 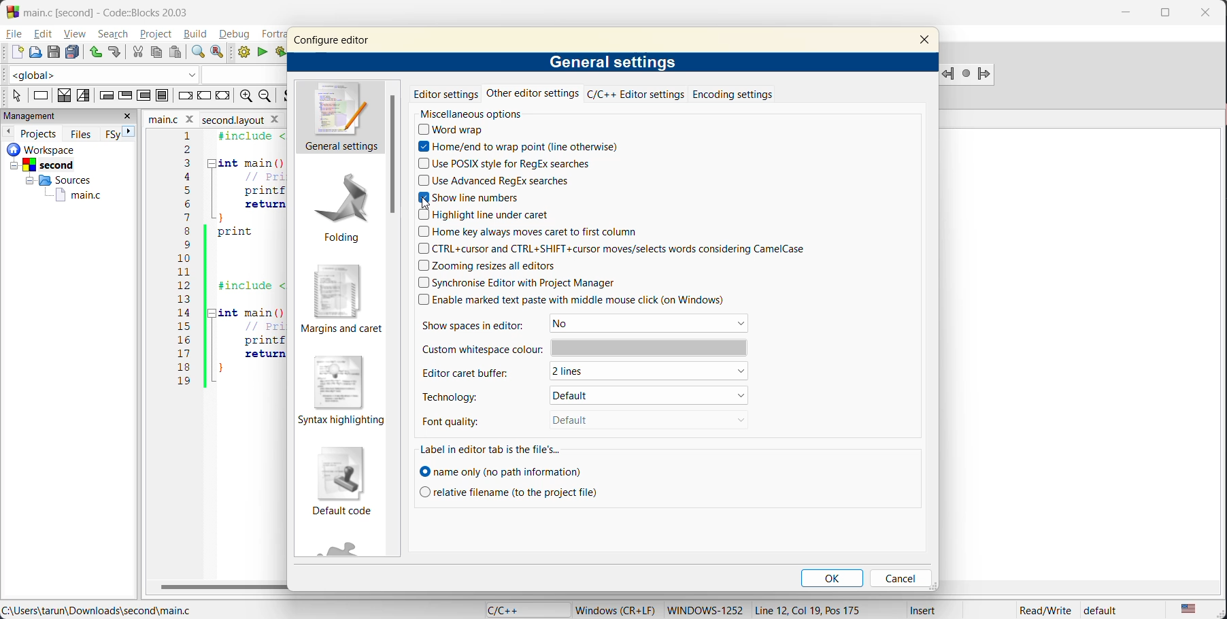 What do you see at coordinates (10, 133) in the screenshot?
I see `previous` at bounding box center [10, 133].